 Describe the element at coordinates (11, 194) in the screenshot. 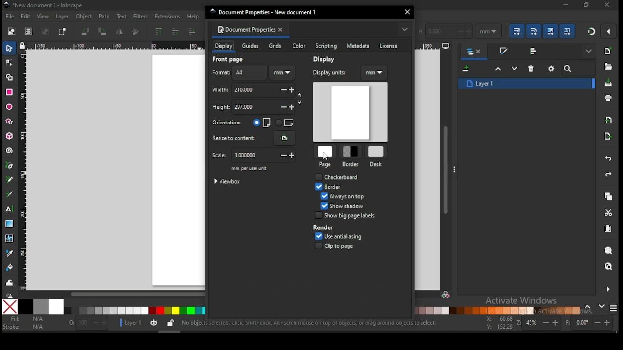

I see `calligraphy tool` at that location.